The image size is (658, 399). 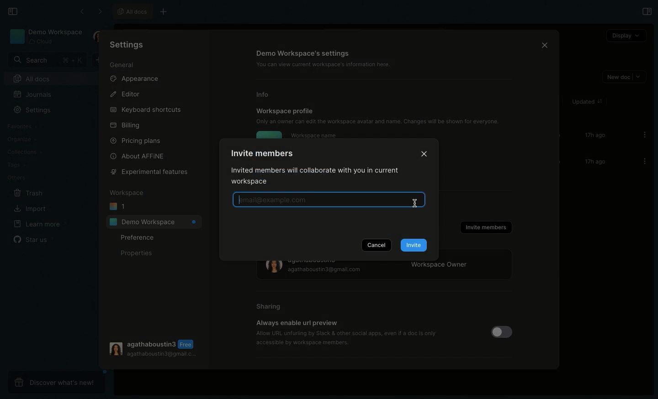 What do you see at coordinates (304, 53) in the screenshot?
I see `Demo workspace's settings` at bounding box center [304, 53].